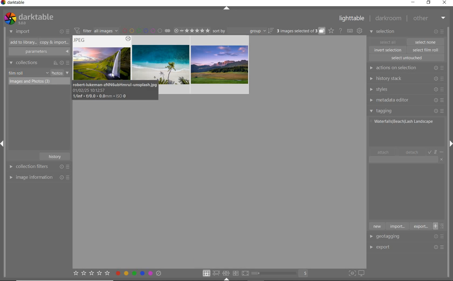  I want to click on detach, so click(412, 152).